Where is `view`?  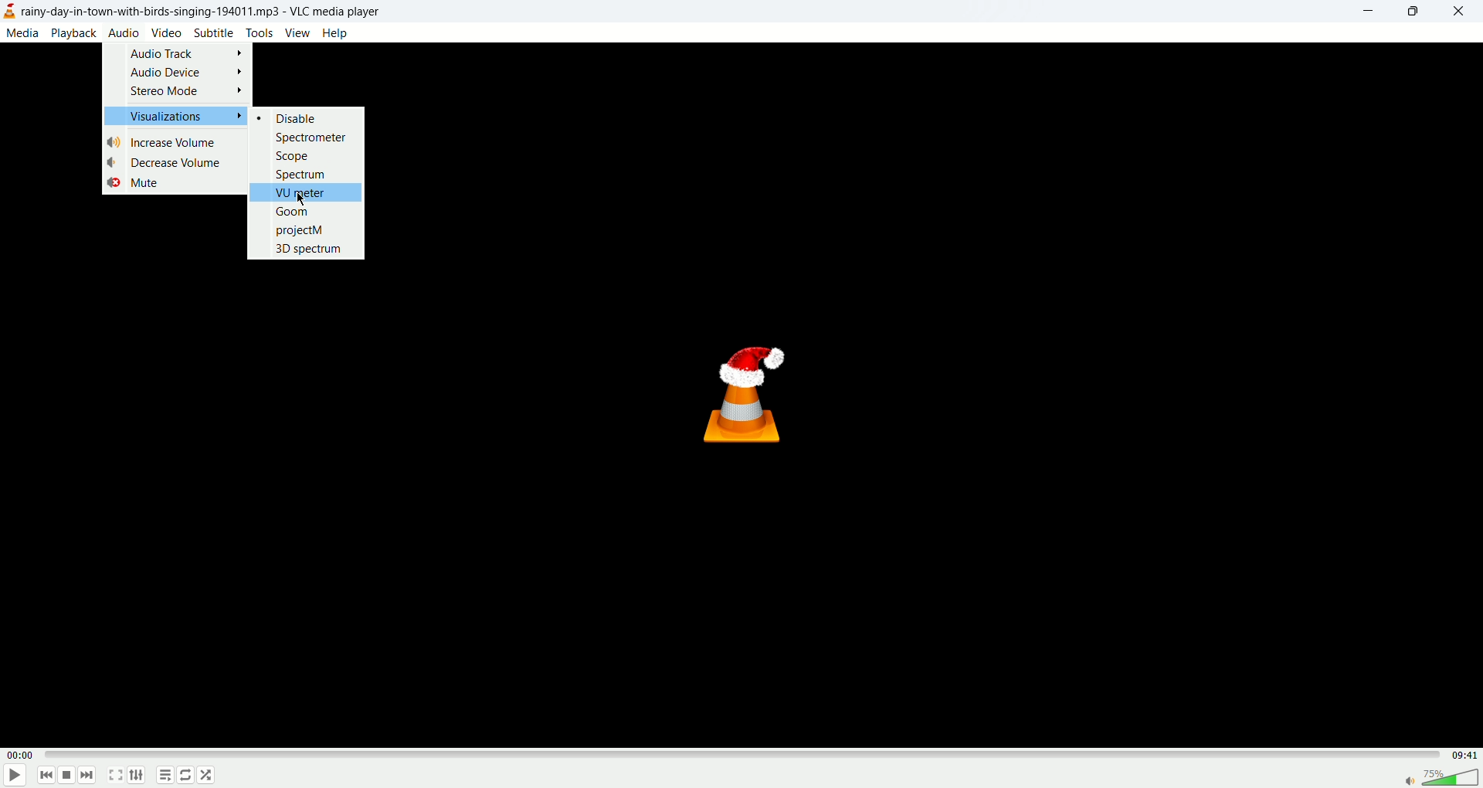
view is located at coordinates (297, 32).